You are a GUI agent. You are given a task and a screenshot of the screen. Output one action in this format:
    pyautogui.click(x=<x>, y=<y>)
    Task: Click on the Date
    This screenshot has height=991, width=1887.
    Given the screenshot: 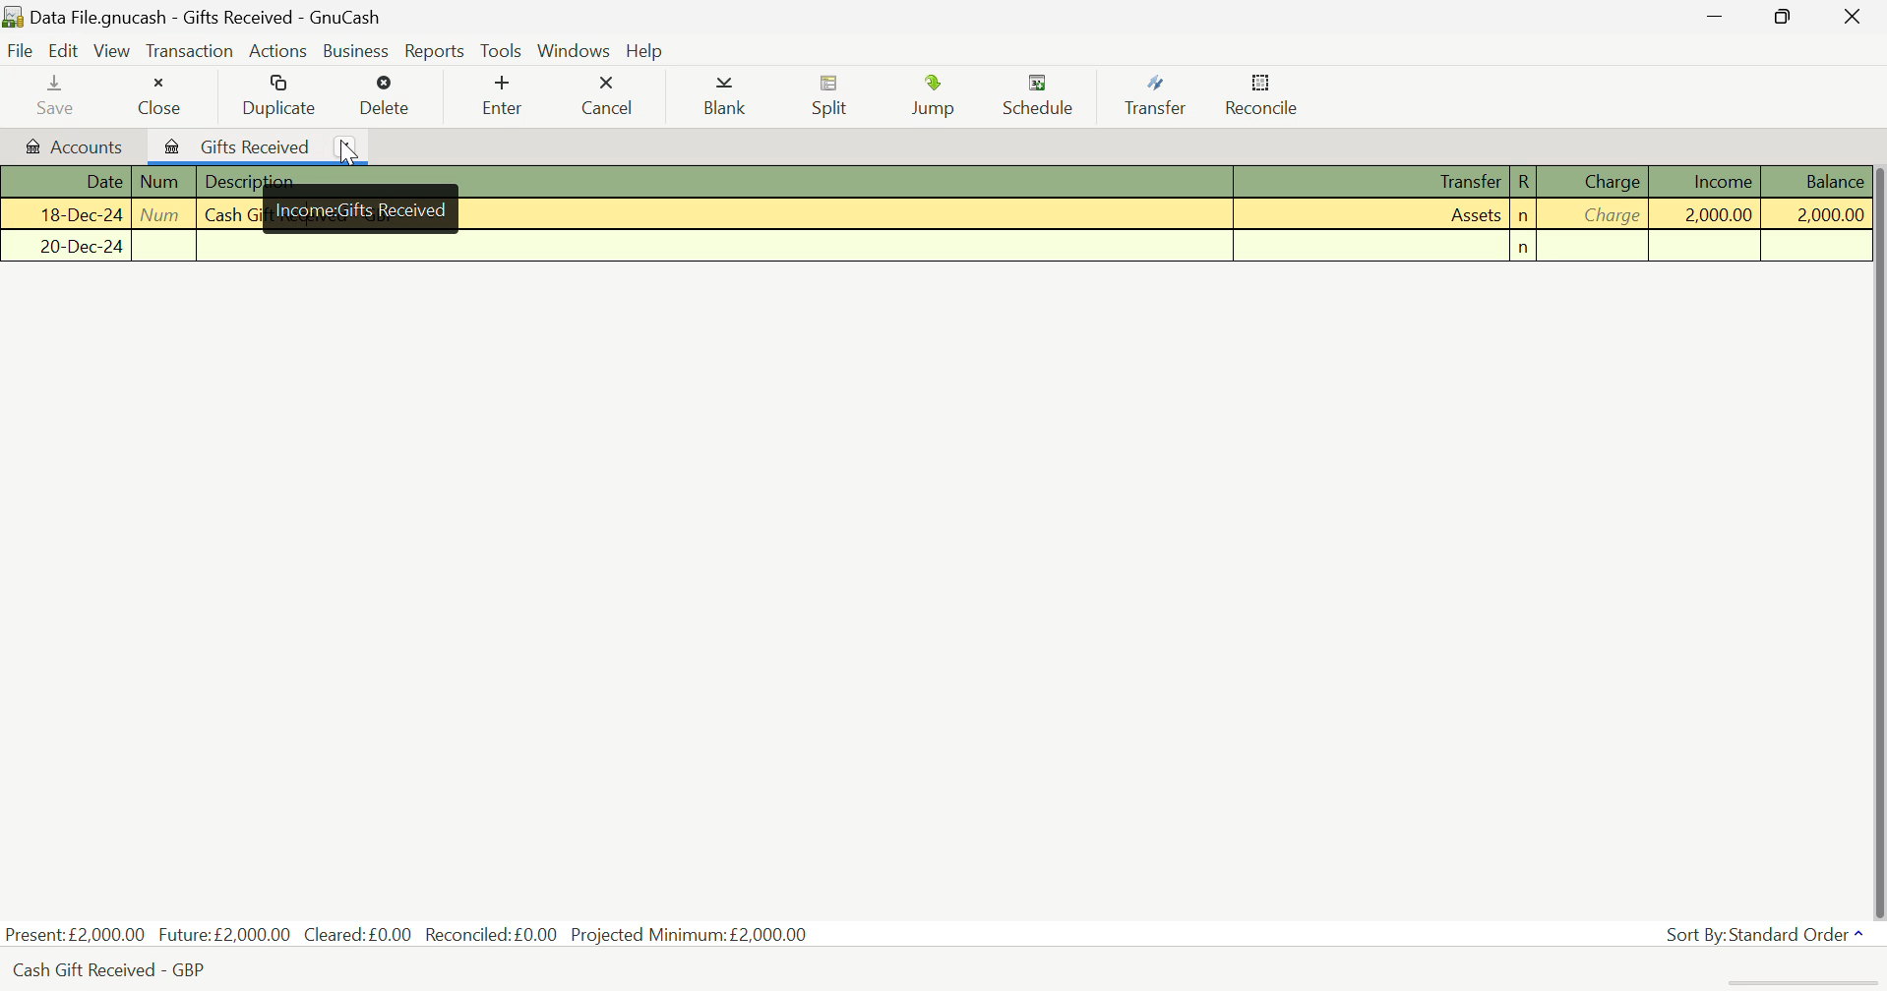 What is the action you would take?
    pyautogui.click(x=65, y=216)
    